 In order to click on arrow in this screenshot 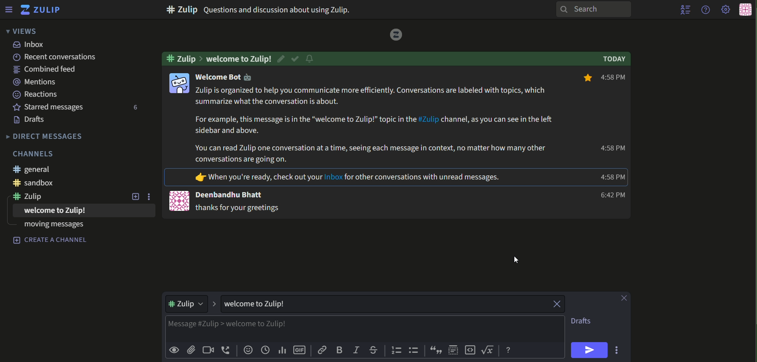, I will do `click(215, 304)`.